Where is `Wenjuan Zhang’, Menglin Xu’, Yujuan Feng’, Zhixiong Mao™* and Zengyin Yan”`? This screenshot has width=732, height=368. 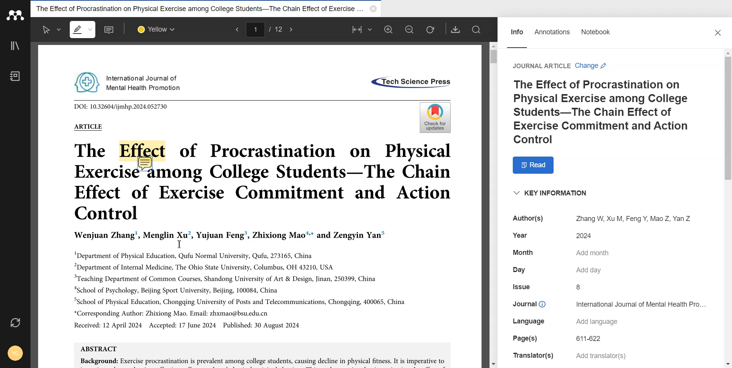
Wenjuan Zhang’, Menglin Xu’, Yujuan Feng’, Zhixiong Mao™* and Zengyin Yan” is located at coordinates (230, 236).